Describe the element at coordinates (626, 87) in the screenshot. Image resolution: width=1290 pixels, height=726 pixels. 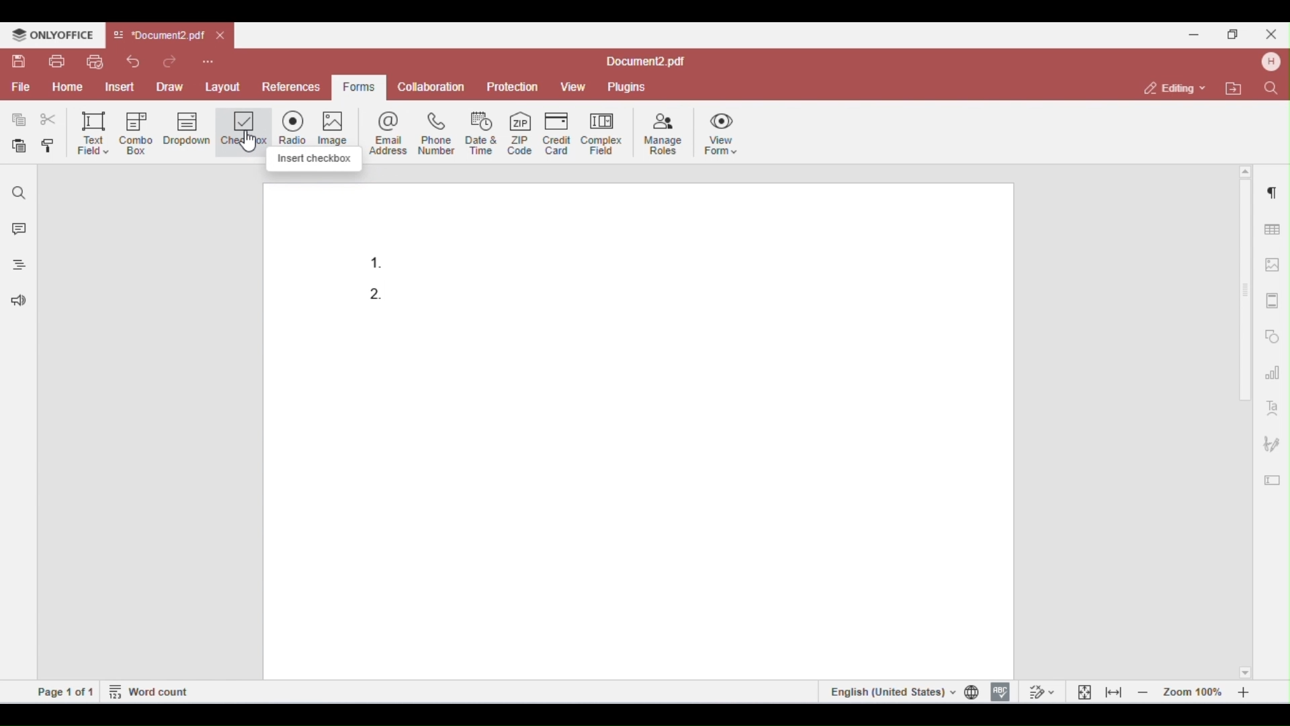
I see `plugins` at that location.